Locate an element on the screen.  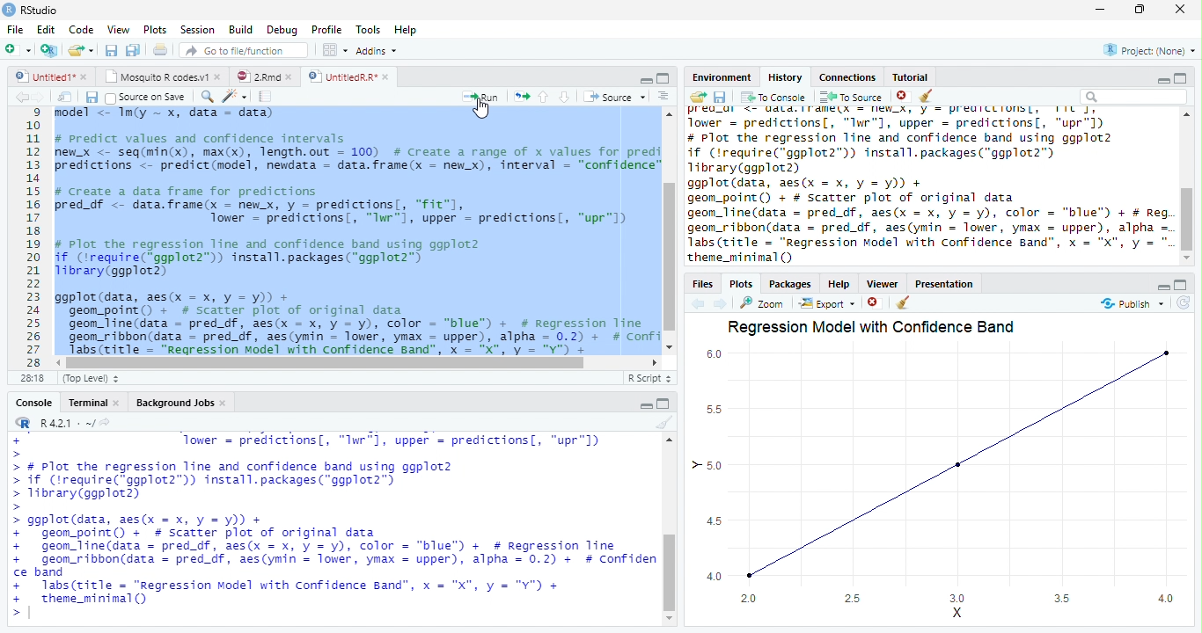
Tools is located at coordinates (370, 30).